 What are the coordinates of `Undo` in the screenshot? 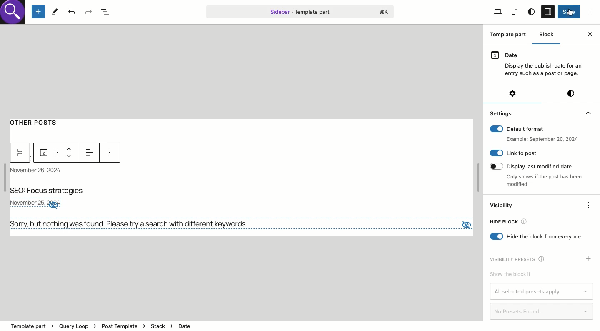 It's located at (72, 13).